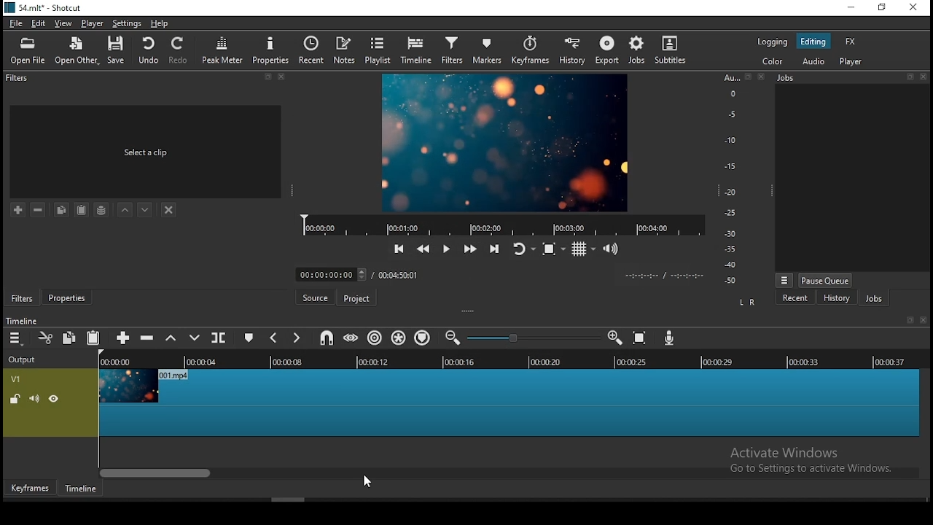  I want to click on 00:00:37, so click(892, 362).